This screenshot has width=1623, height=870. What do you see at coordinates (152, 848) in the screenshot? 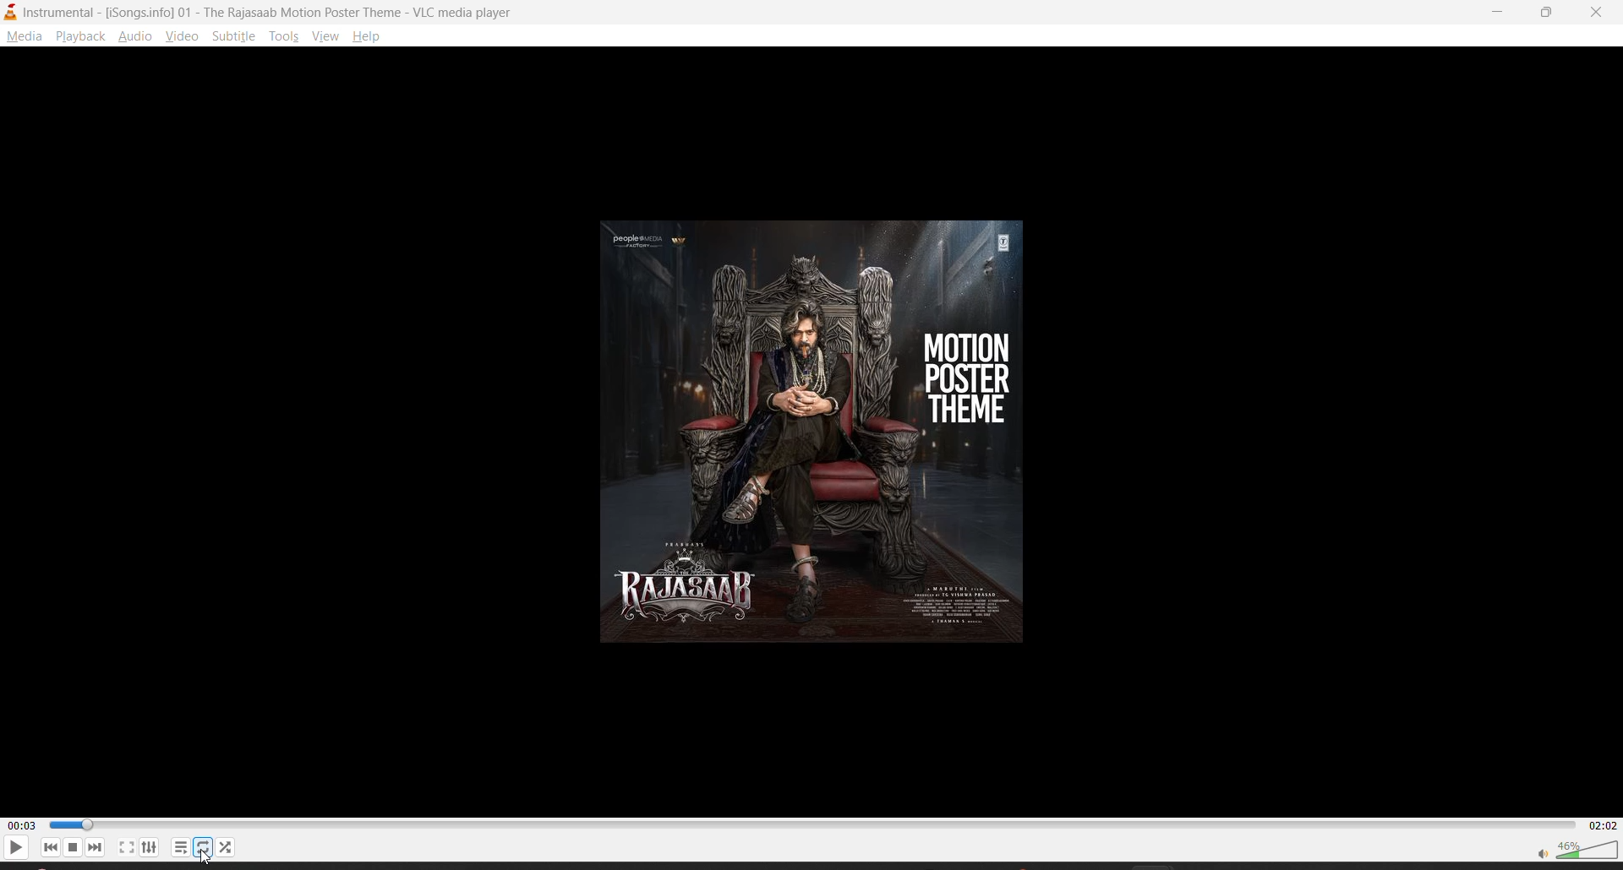
I see `settings` at bounding box center [152, 848].